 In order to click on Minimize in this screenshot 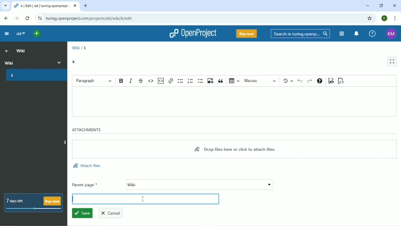, I will do `click(367, 6)`.